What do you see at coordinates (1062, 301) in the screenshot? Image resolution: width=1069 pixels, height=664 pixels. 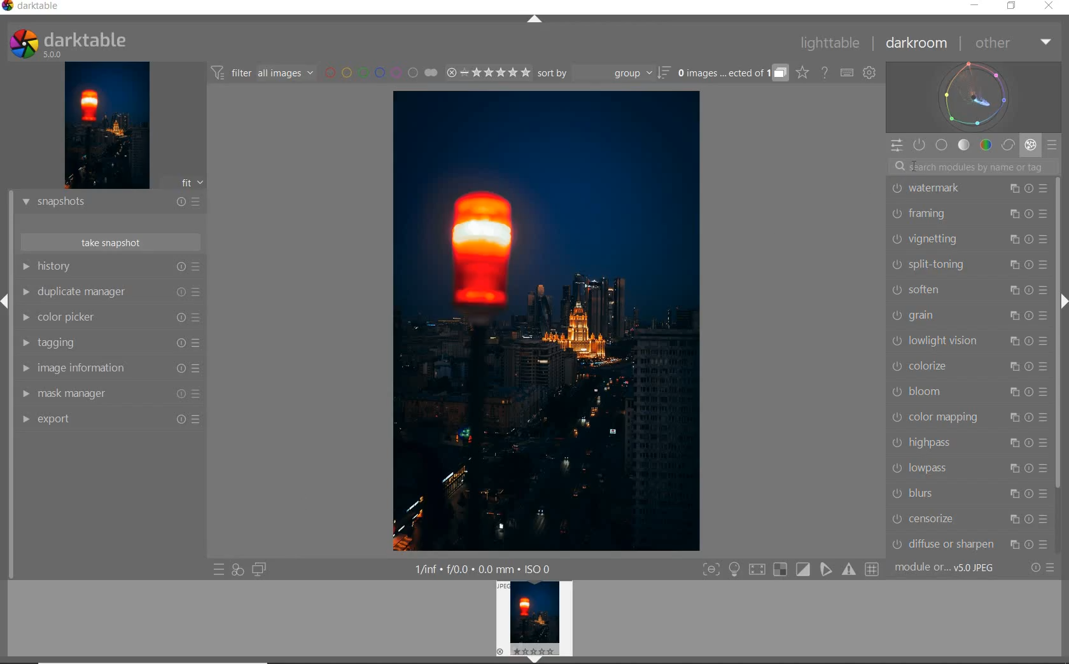 I see `expand/collapse` at bounding box center [1062, 301].